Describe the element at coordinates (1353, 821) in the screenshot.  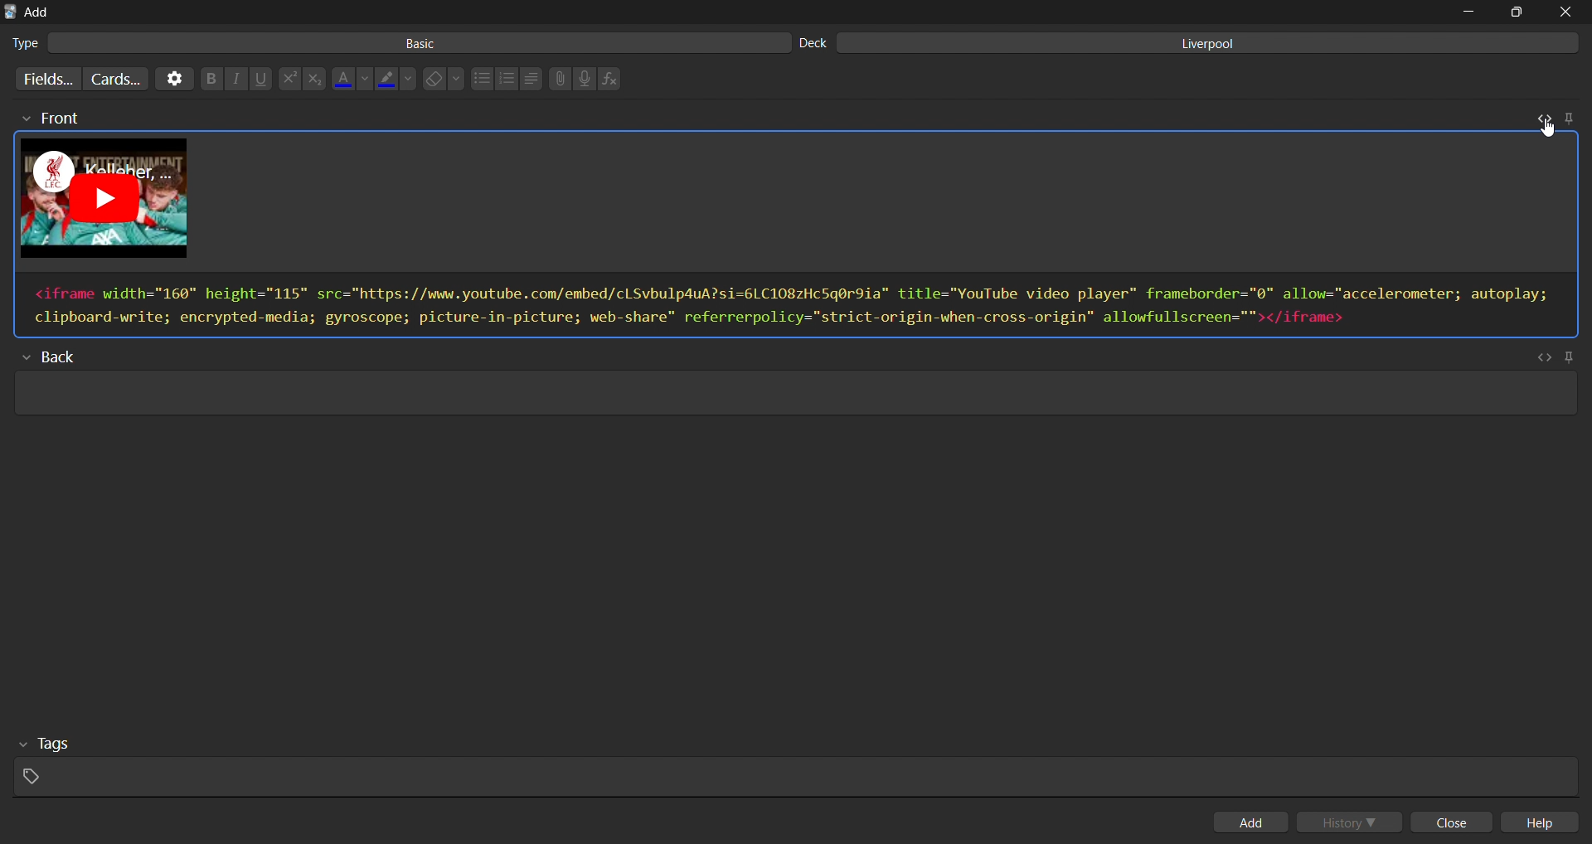
I see `history` at that location.